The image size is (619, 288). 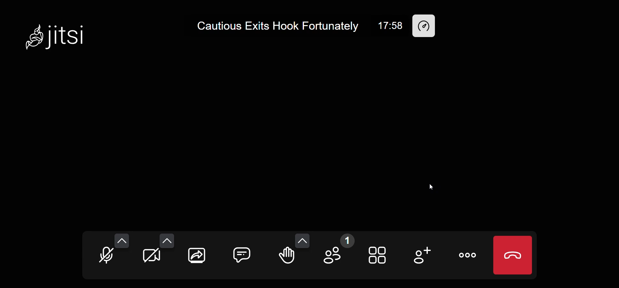 What do you see at coordinates (422, 256) in the screenshot?
I see `invite people` at bounding box center [422, 256].